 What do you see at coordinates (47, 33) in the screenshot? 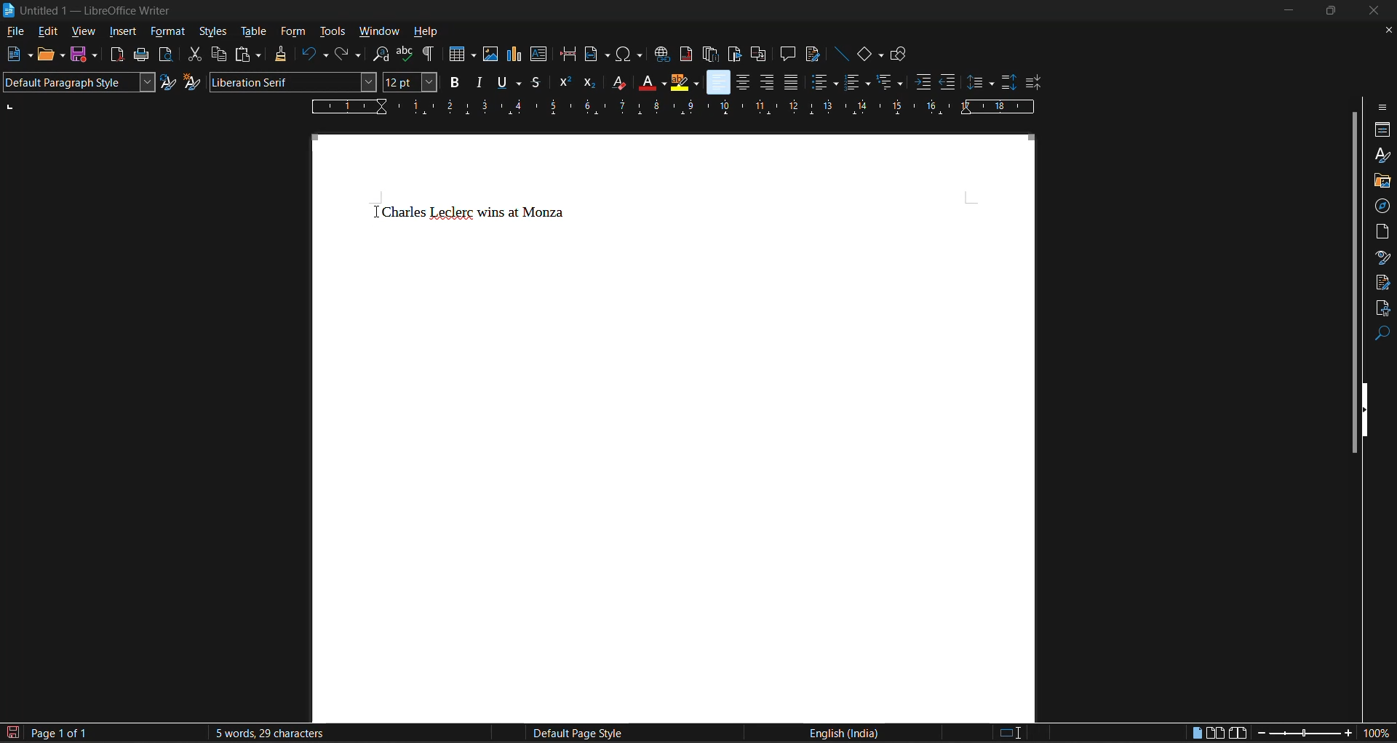
I see `edit` at bounding box center [47, 33].